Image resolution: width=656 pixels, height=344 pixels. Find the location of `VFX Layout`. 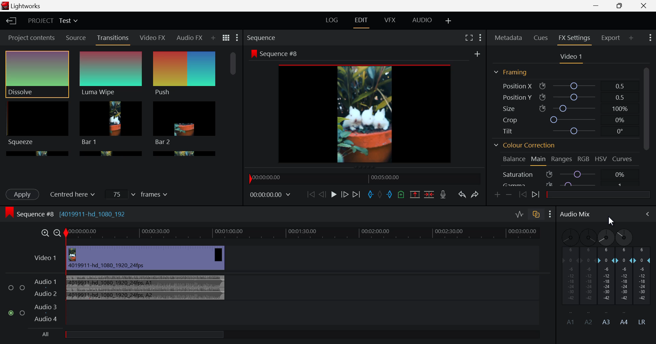

VFX Layout is located at coordinates (390, 21).